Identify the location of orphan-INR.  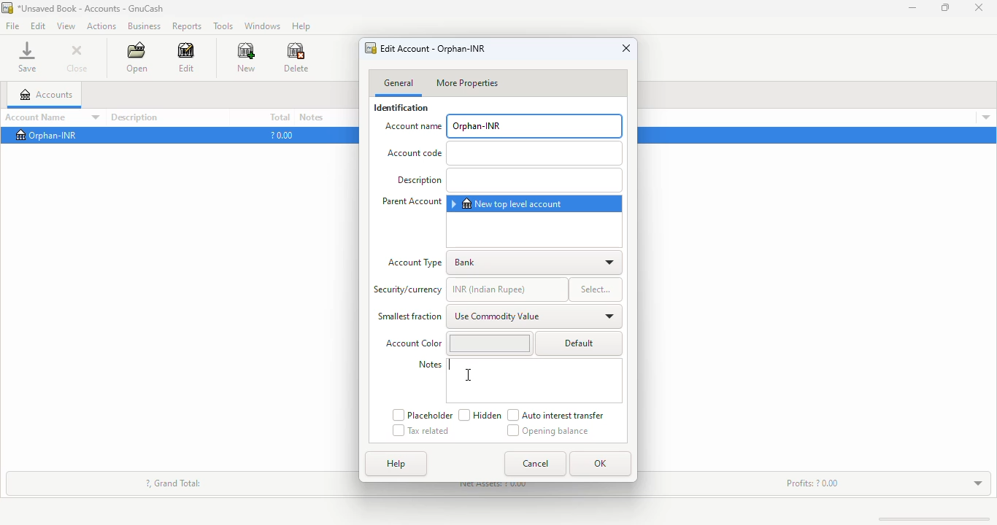
(534, 126).